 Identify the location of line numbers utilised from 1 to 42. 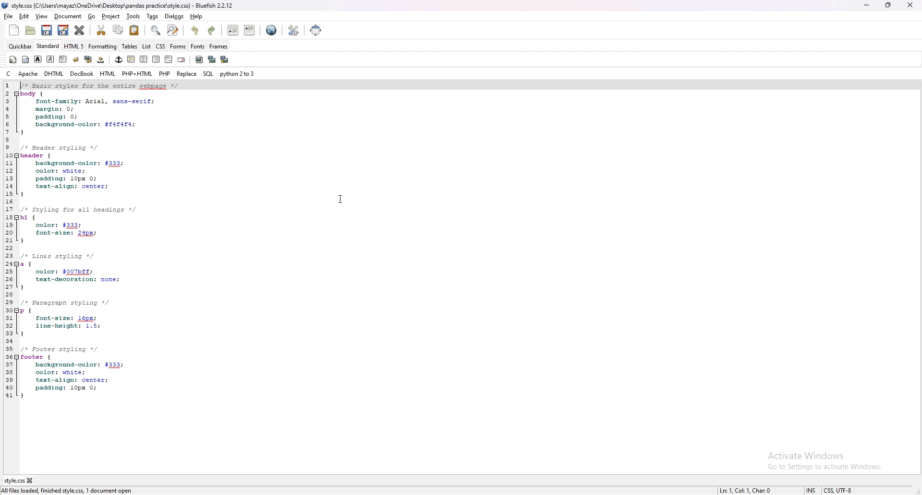
(9, 240).